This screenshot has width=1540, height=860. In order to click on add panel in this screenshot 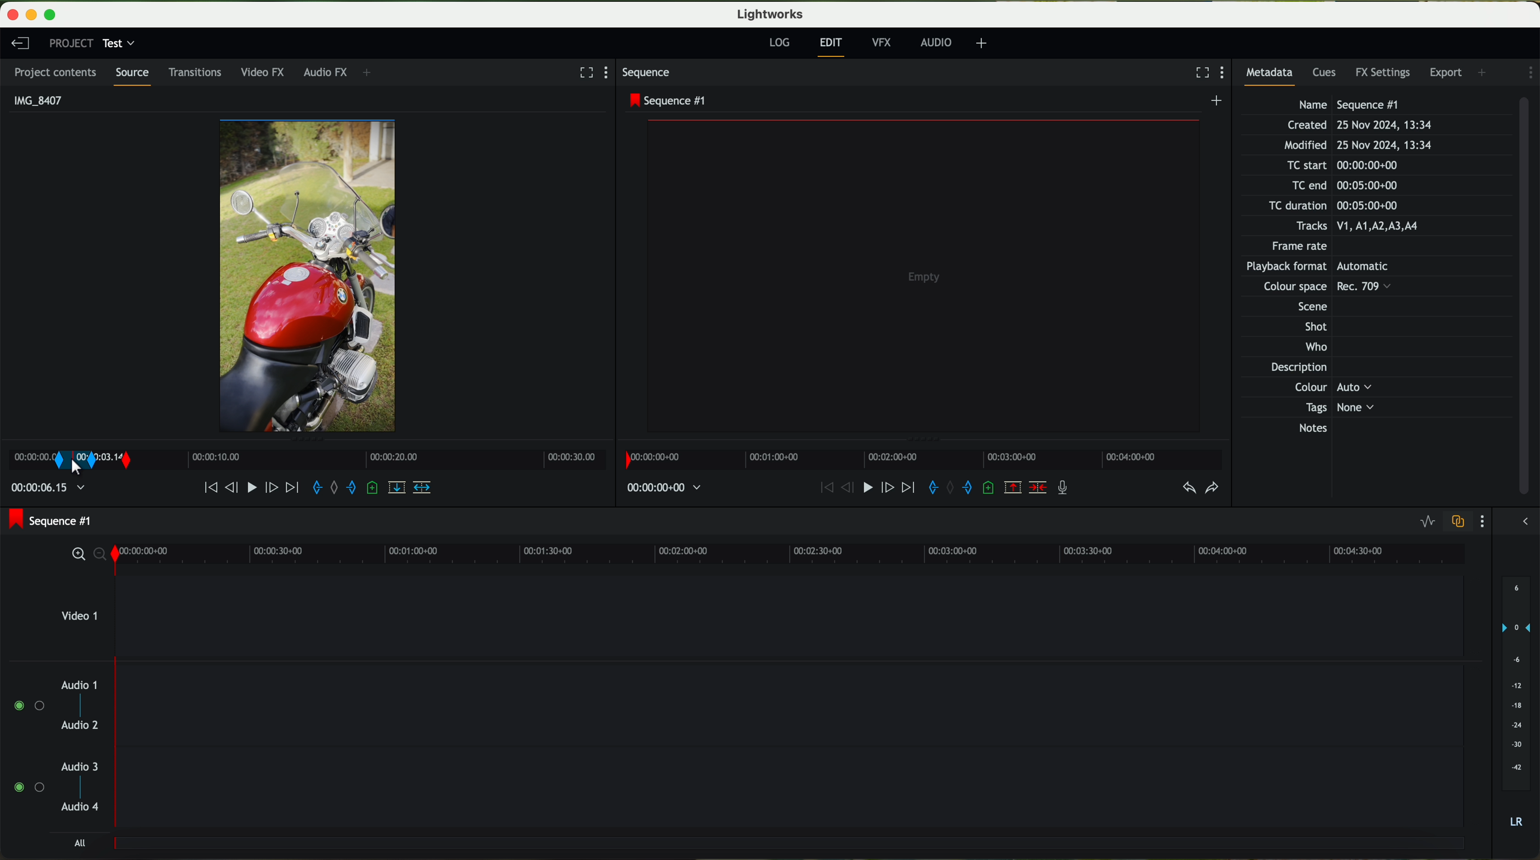, I will do `click(1484, 71)`.